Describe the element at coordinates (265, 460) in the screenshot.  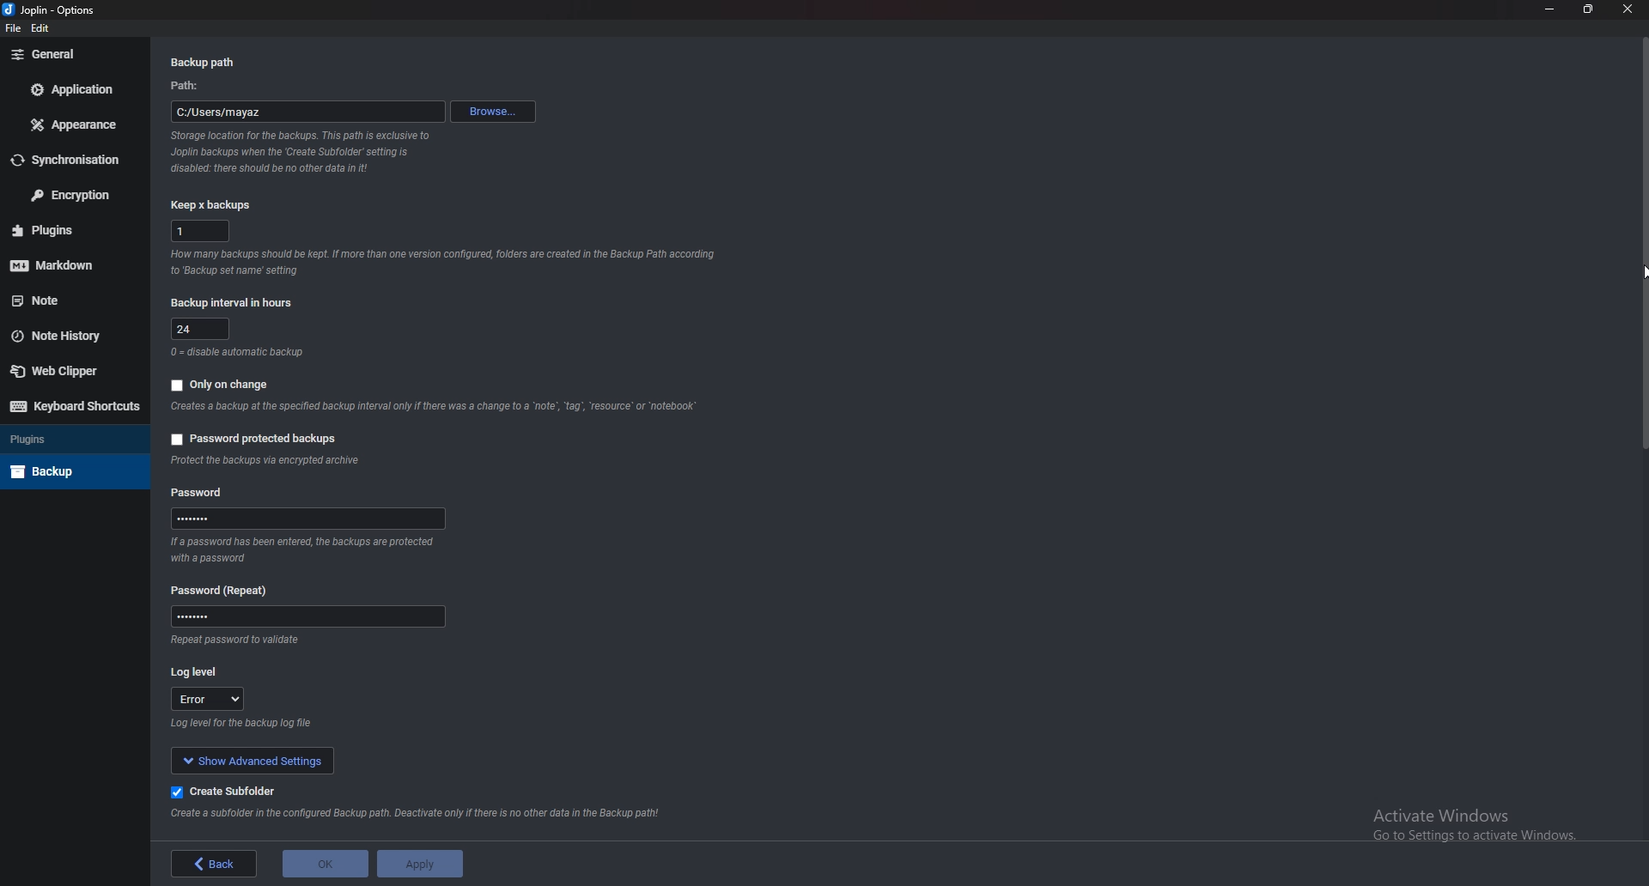
I see `Info` at that location.